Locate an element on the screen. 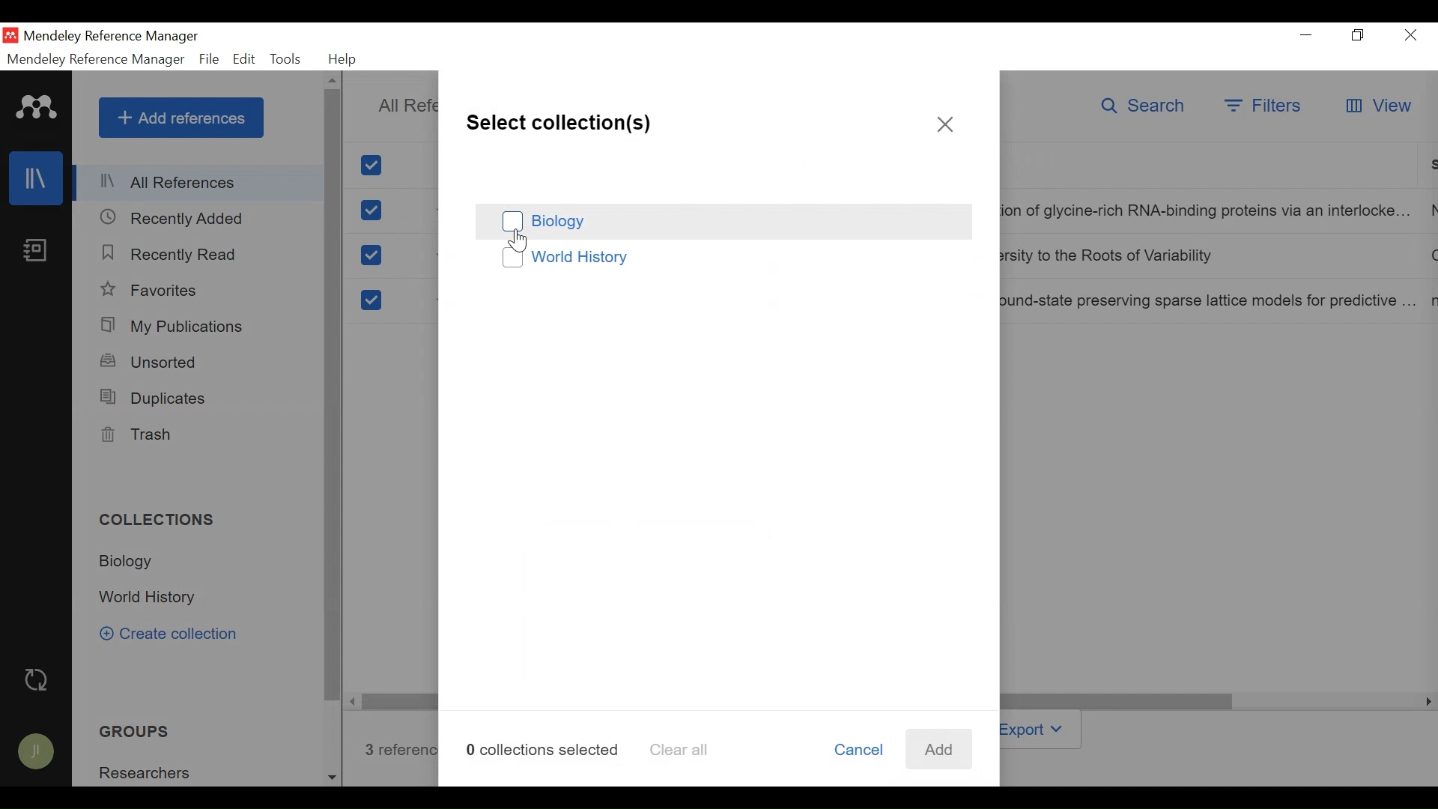 This screenshot has height=809, width=1438. Scroll Right is located at coordinates (1425, 702).